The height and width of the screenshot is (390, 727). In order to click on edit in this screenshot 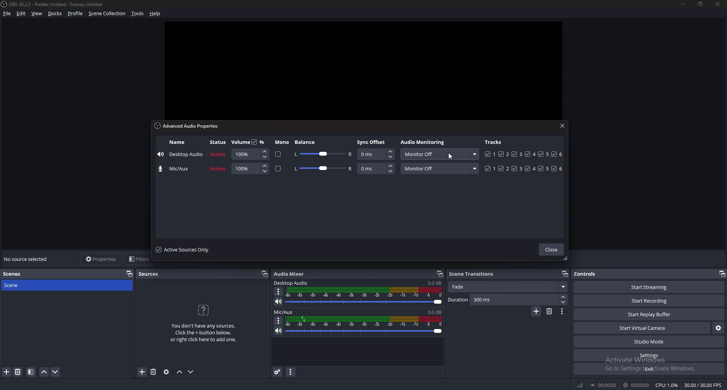, I will do `click(22, 13)`.